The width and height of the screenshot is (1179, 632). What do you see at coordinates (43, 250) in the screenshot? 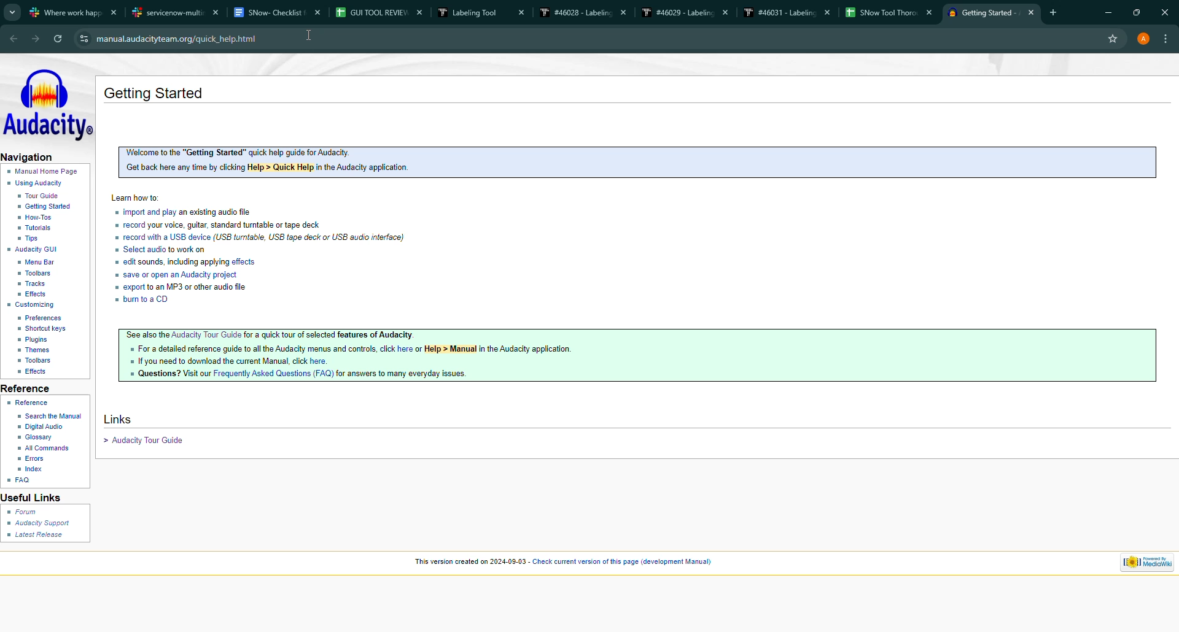
I see `gui` at bounding box center [43, 250].